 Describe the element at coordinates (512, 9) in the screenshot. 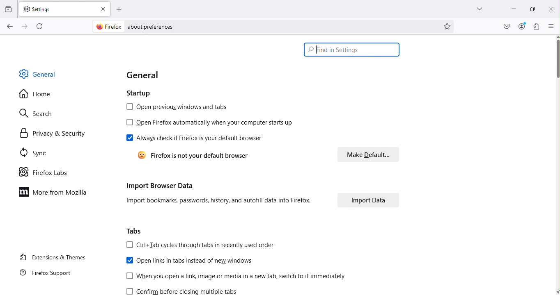

I see `Minimize` at that location.